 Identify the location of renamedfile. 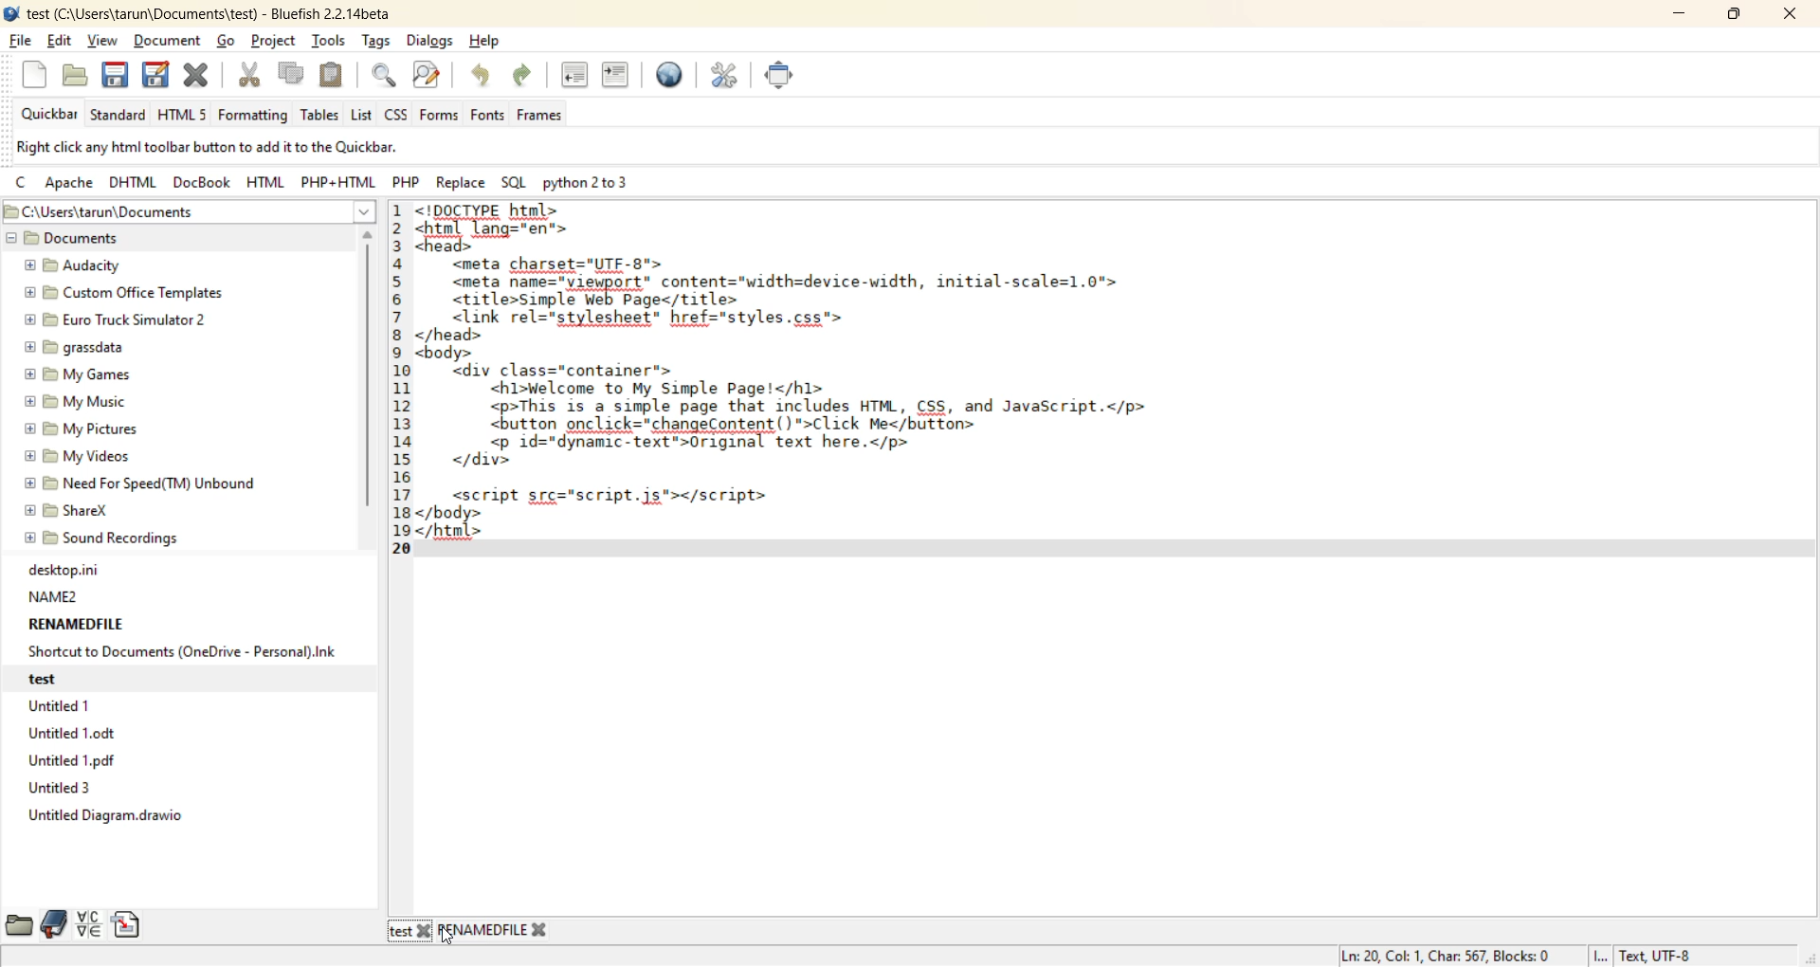
(483, 928).